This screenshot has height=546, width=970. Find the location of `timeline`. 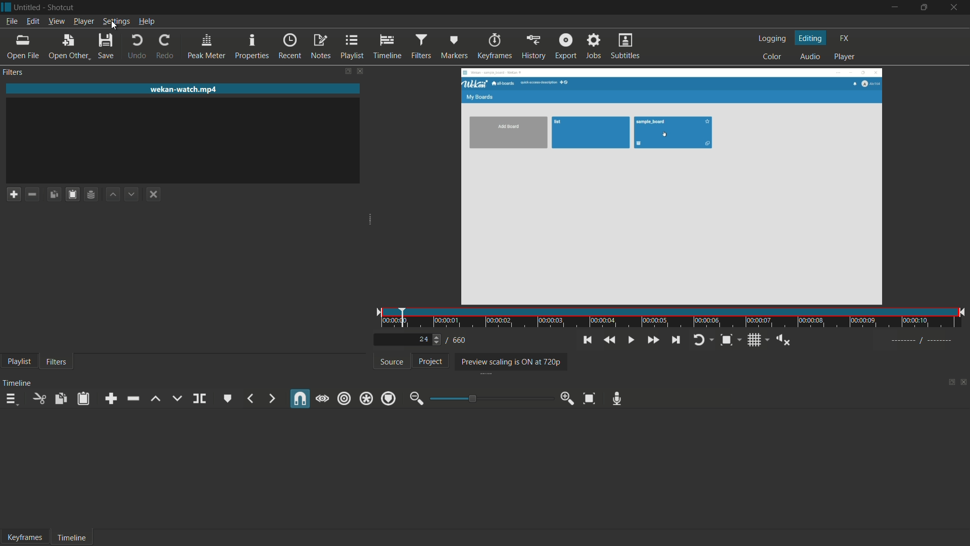

timeline is located at coordinates (72, 538).